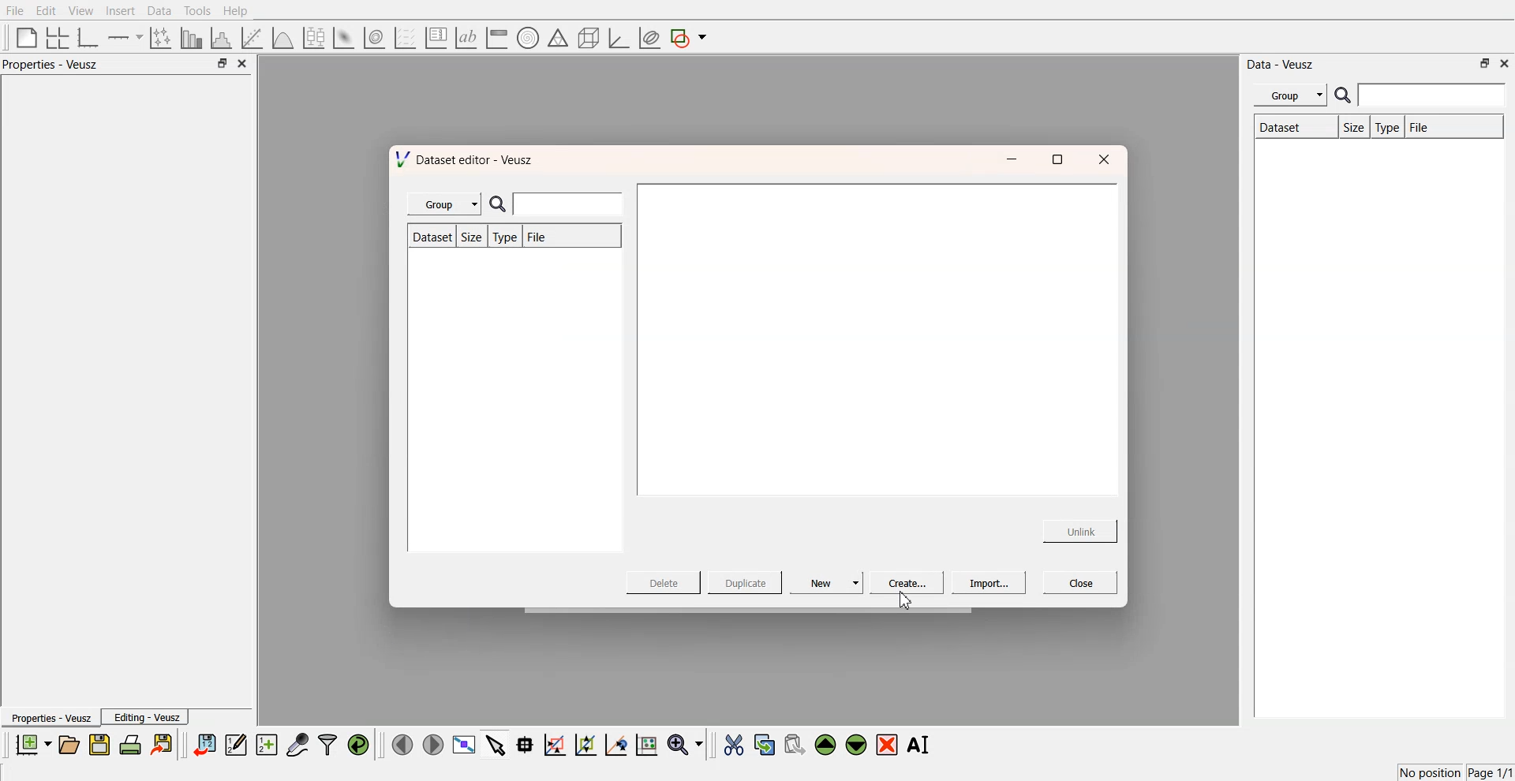 Image resolution: width=1515 pixels, height=781 pixels. I want to click on Size, so click(472, 237).